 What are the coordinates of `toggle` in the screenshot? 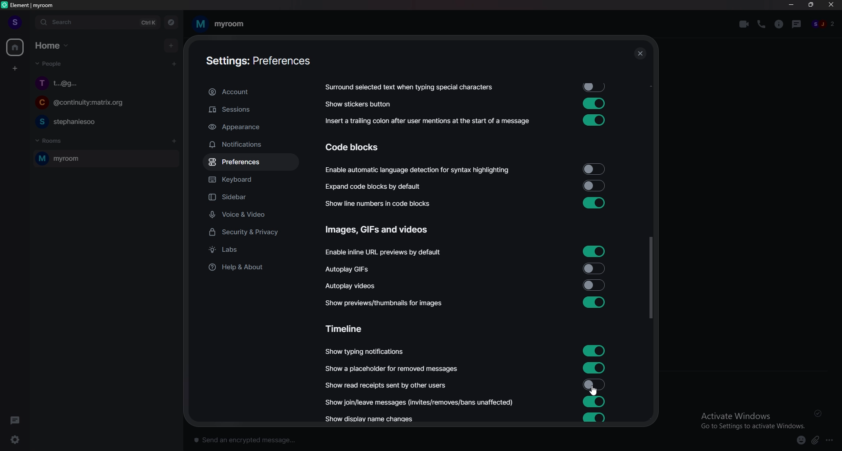 It's located at (595, 418).